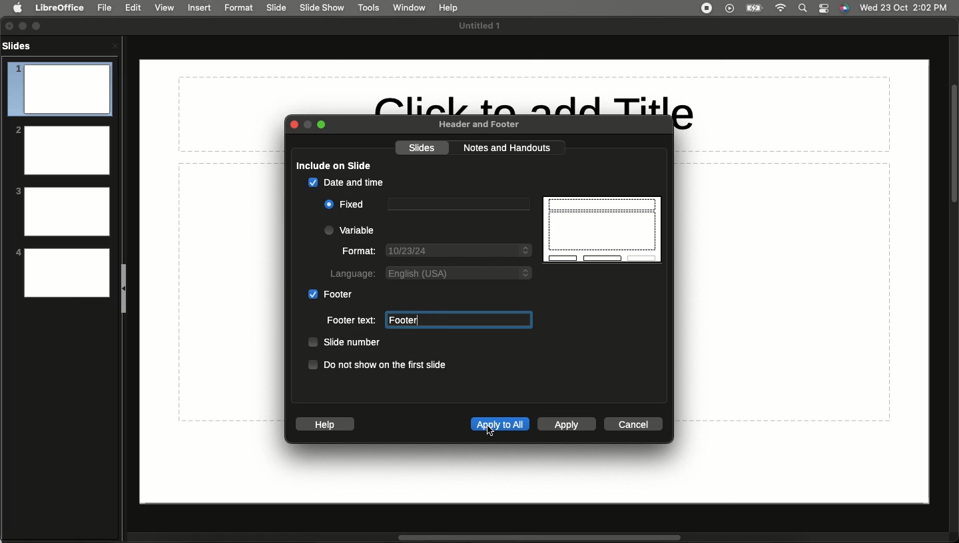  I want to click on Cancel, so click(635, 425).